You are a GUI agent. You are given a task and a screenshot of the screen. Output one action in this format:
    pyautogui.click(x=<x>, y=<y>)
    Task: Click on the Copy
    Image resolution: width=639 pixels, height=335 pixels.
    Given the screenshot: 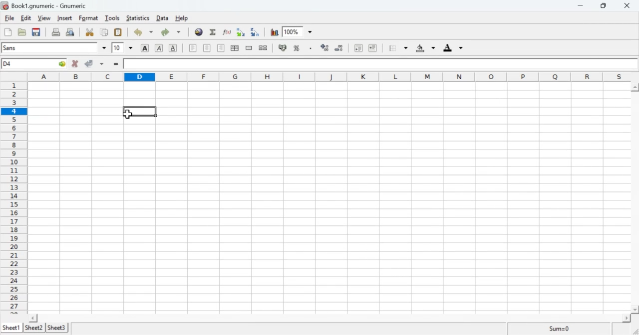 What is the action you would take?
    pyautogui.click(x=104, y=32)
    